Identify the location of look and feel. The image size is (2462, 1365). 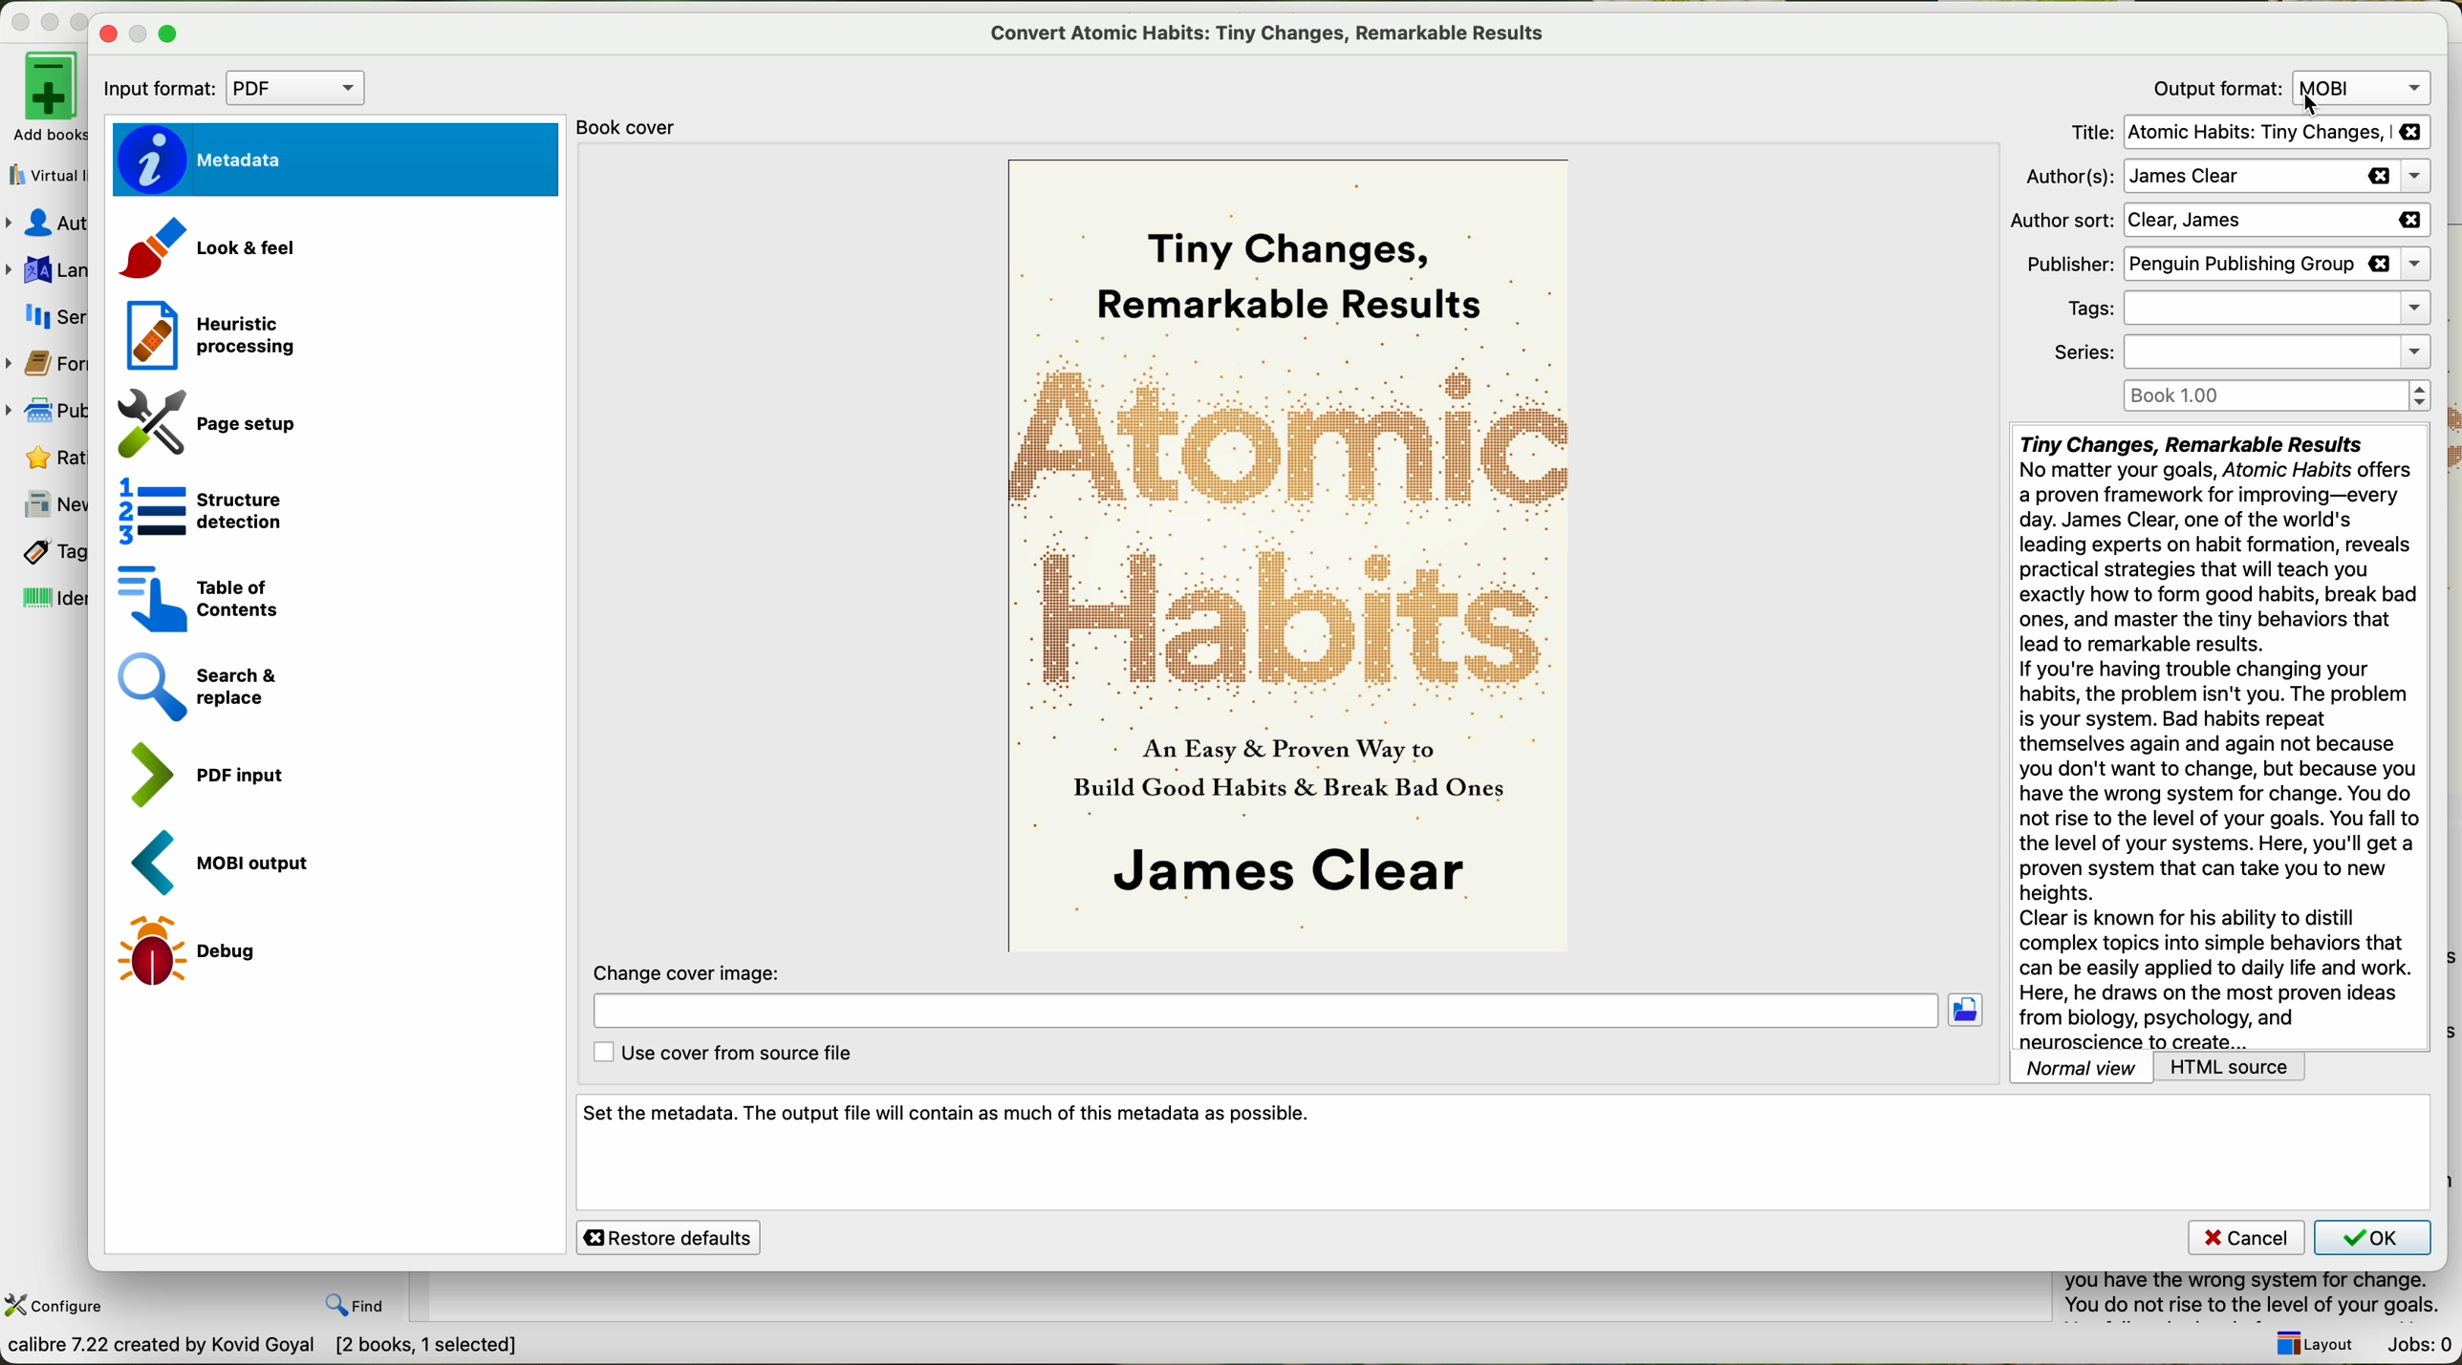
(207, 251).